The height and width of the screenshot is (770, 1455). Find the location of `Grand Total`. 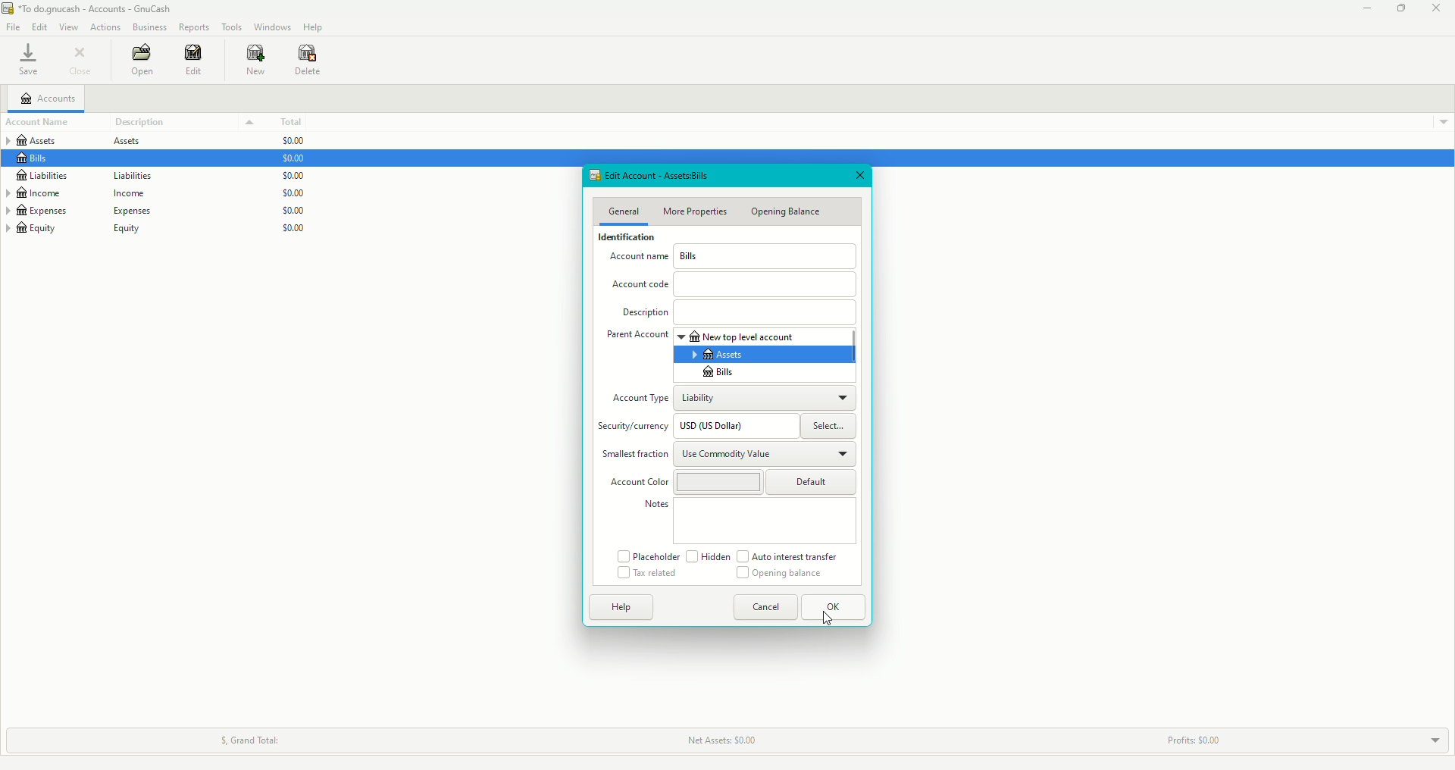

Grand Total is located at coordinates (245, 737).